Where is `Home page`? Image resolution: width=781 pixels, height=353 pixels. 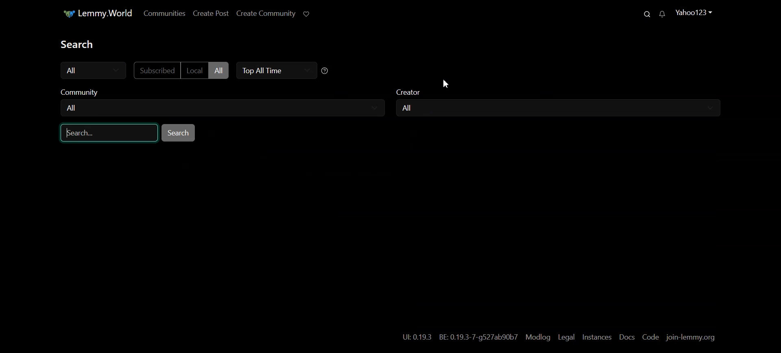
Home page is located at coordinates (94, 13).